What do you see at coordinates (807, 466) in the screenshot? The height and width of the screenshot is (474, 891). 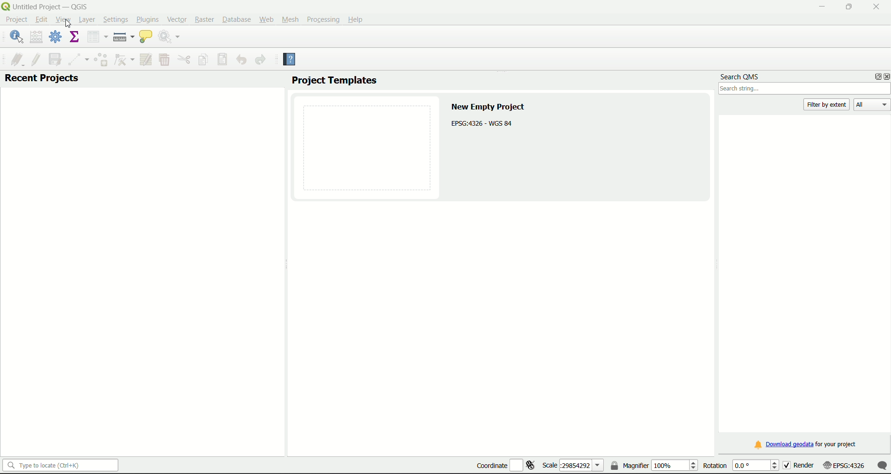 I see `render` at bounding box center [807, 466].